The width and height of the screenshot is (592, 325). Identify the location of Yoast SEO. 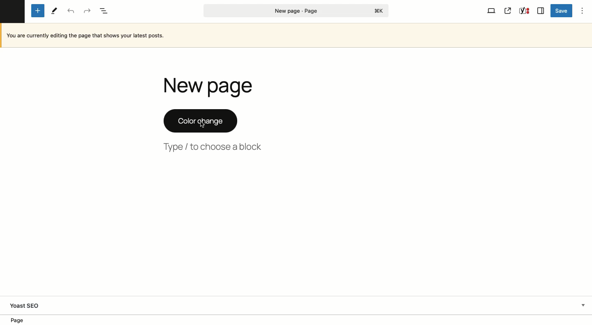
(296, 304).